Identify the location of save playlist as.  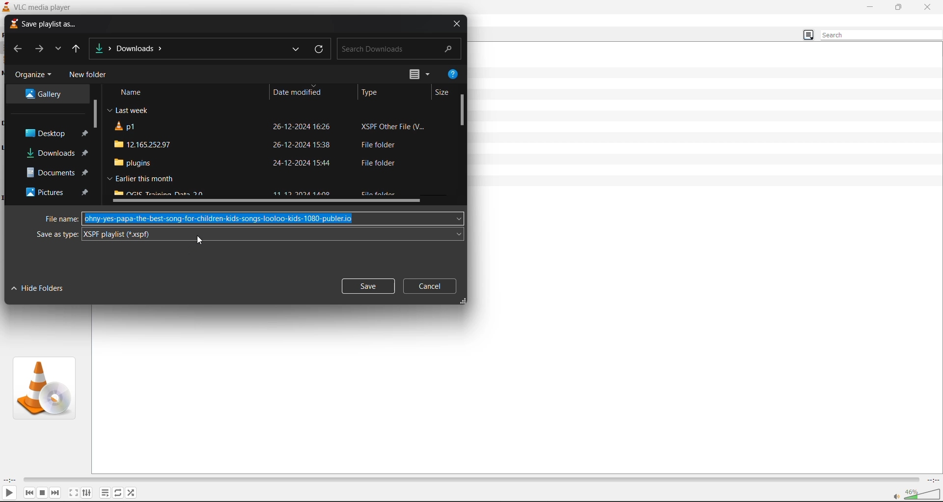
(42, 24).